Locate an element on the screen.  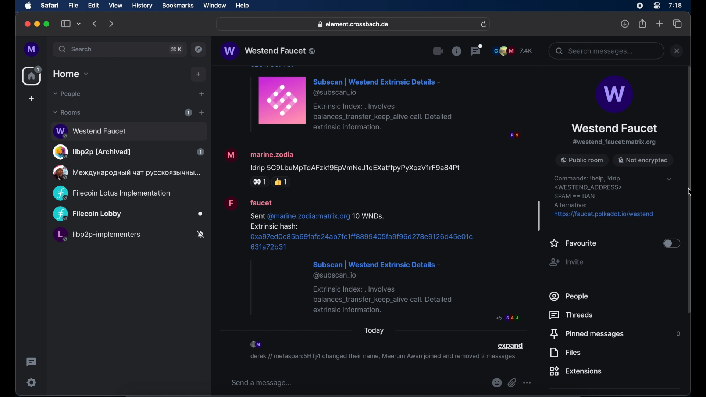
toggle button is located at coordinates (671, 244).